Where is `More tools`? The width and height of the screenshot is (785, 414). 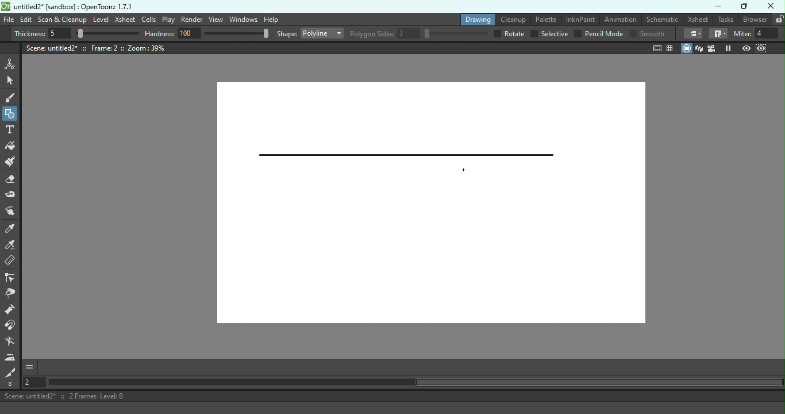 More tools is located at coordinates (12, 384).